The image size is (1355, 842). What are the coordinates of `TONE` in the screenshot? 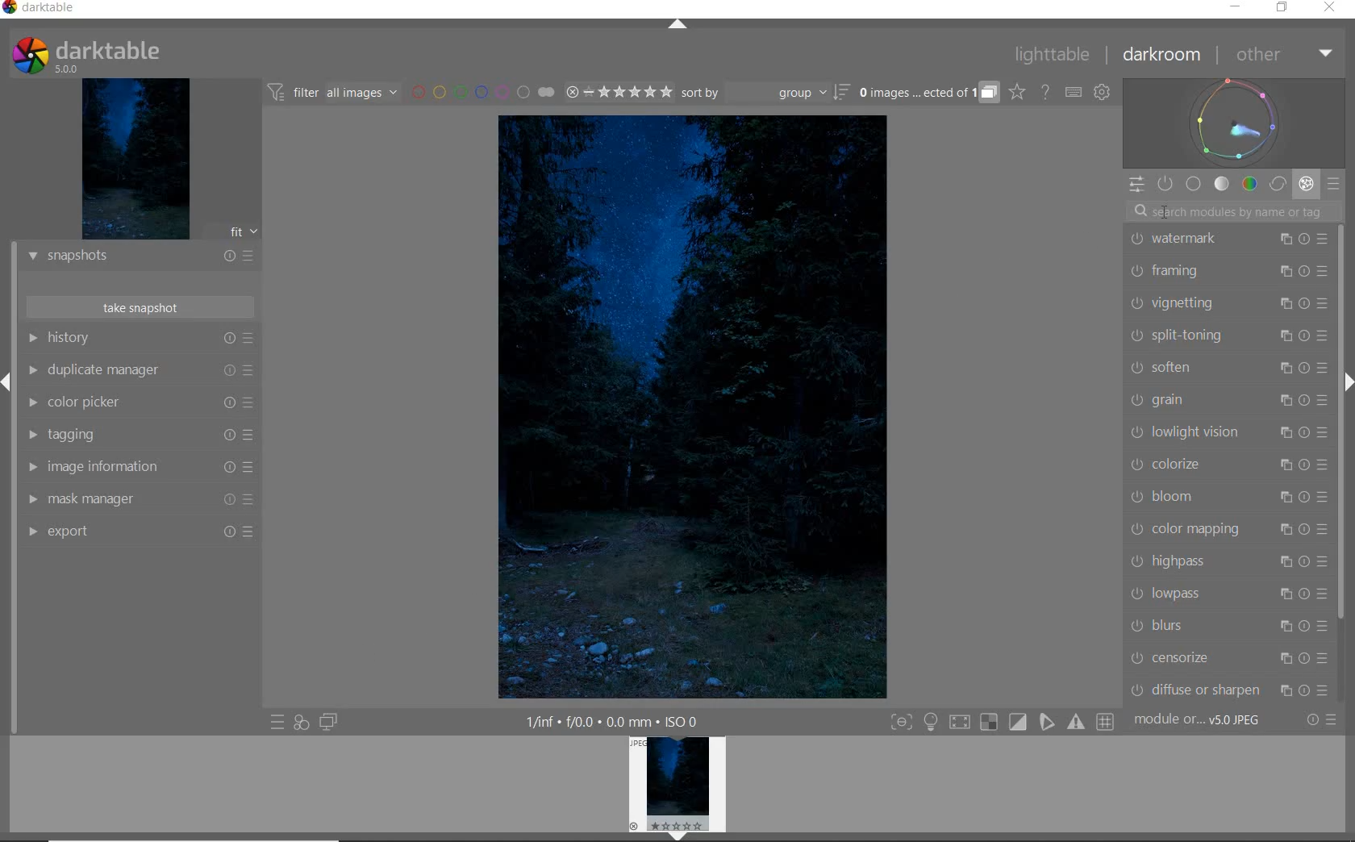 It's located at (1221, 185).